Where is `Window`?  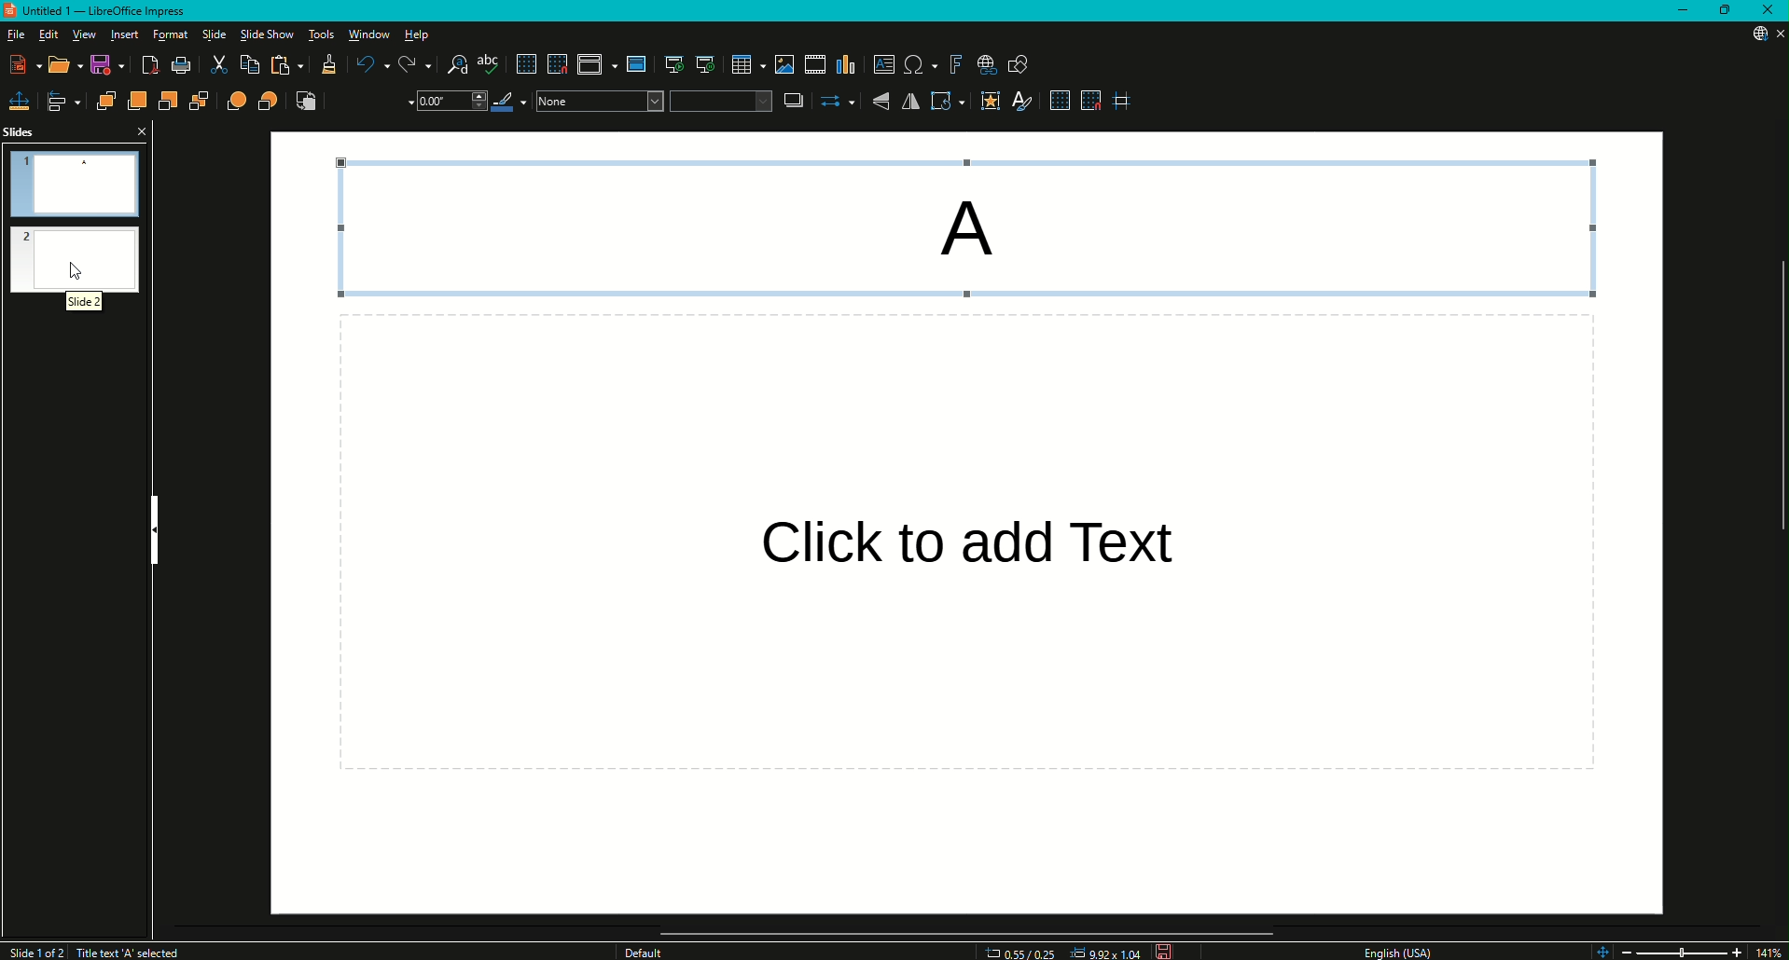
Window is located at coordinates (370, 34).